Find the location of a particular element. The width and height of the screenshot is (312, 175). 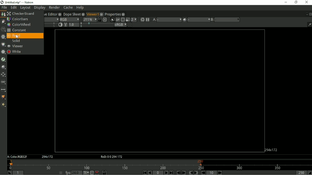

Previous frame is located at coordinates (178, 173).